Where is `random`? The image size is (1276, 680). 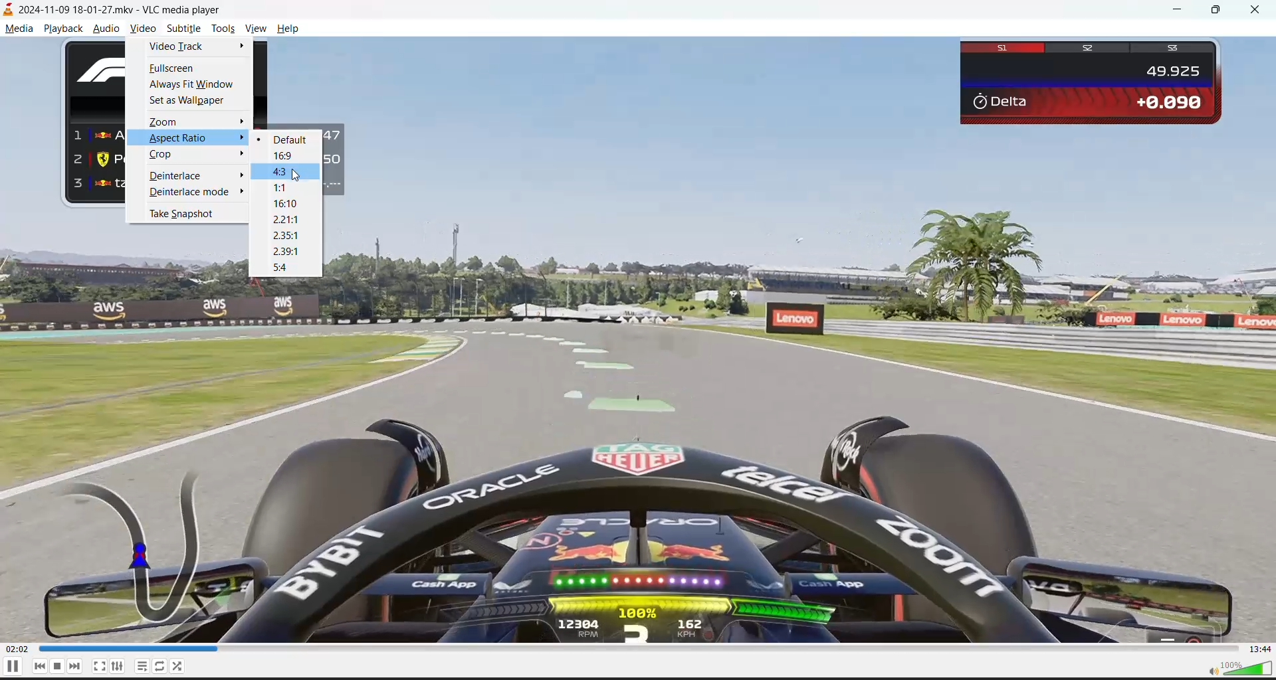
random is located at coordinates (181, 667).